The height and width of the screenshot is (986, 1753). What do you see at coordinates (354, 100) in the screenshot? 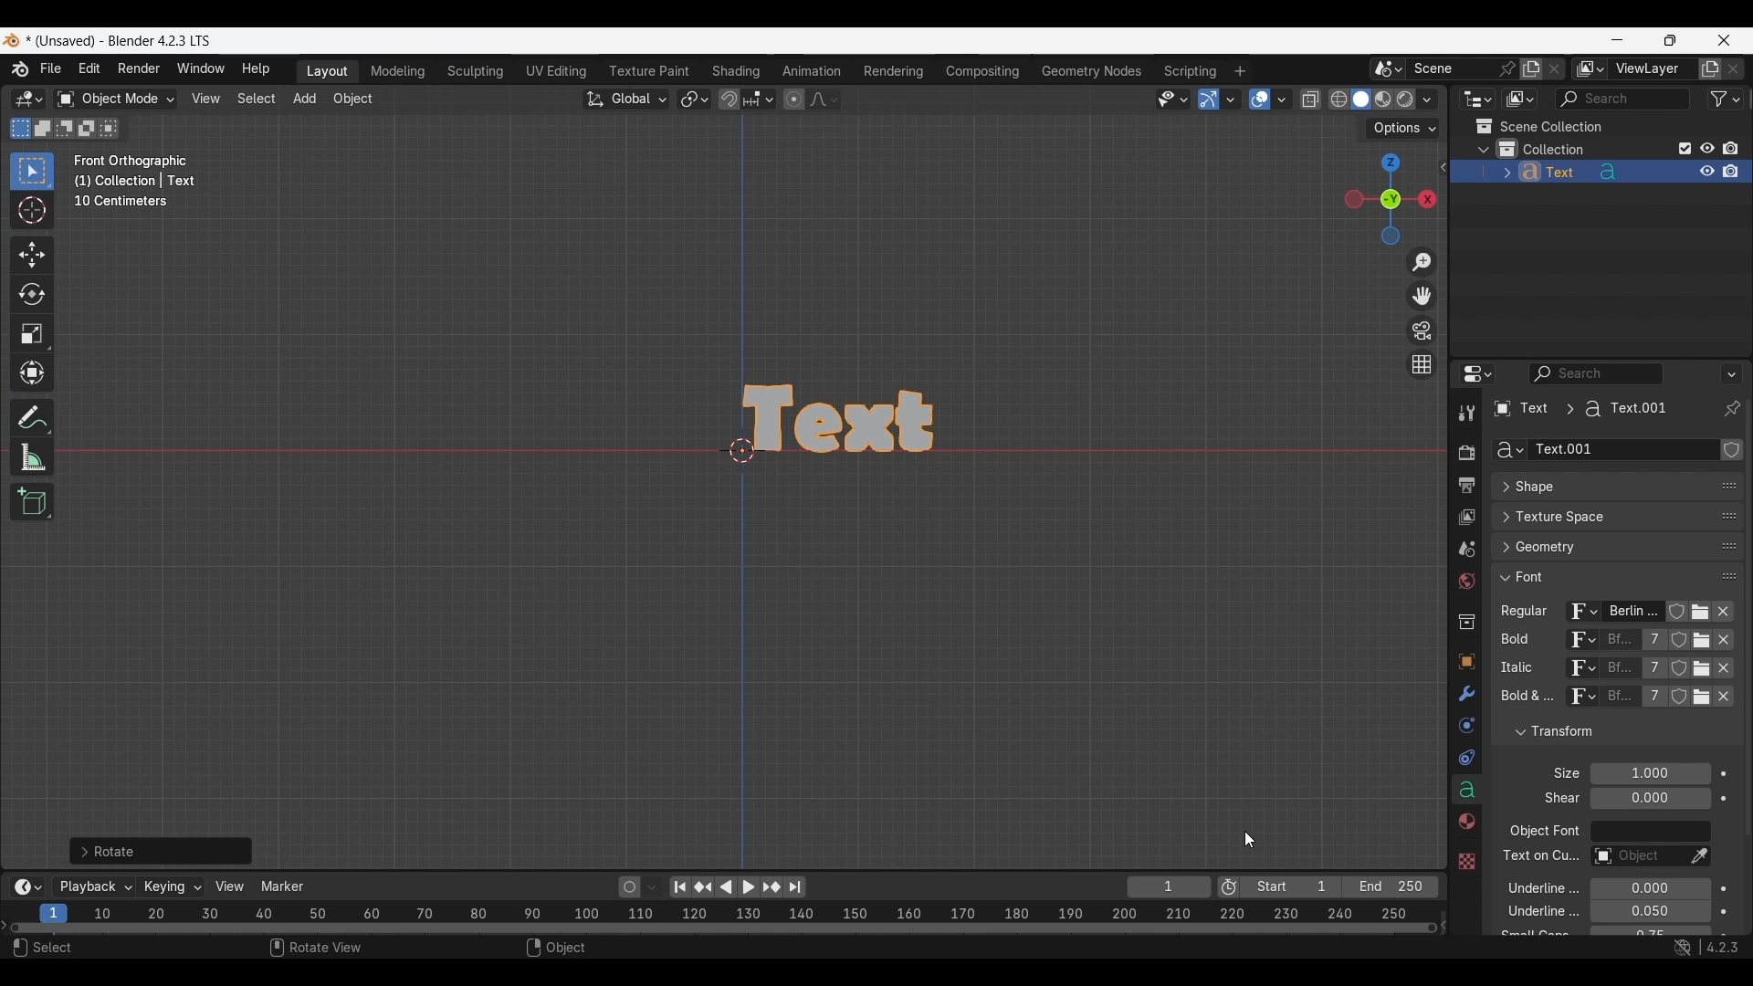
I see `Object menu` at bounding box center [354, 100].